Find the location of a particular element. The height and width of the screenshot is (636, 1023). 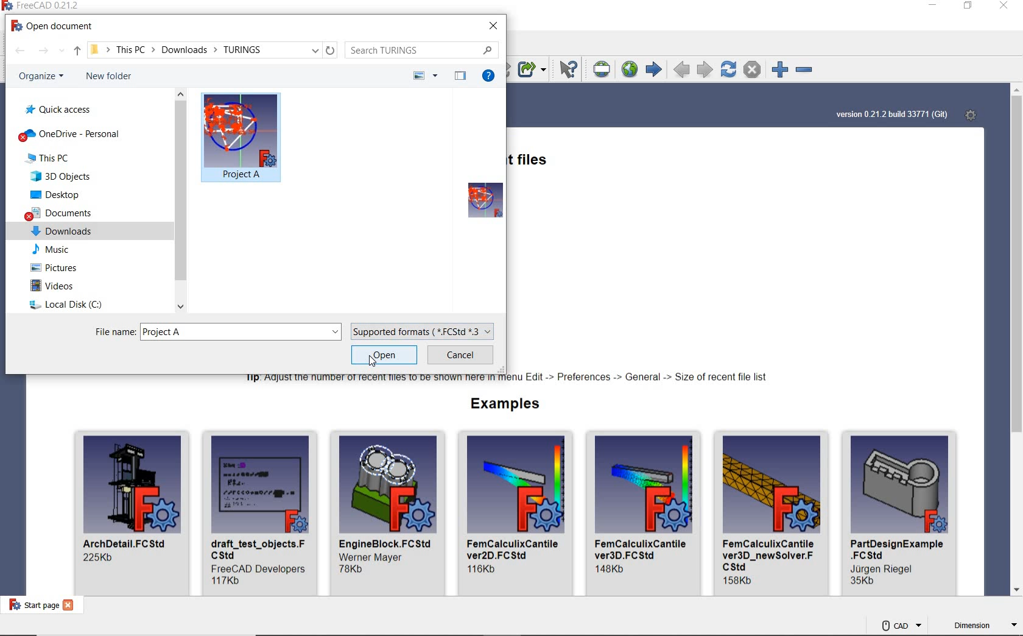

MAKE SUB-LINK is located at coordinates (532, 71).